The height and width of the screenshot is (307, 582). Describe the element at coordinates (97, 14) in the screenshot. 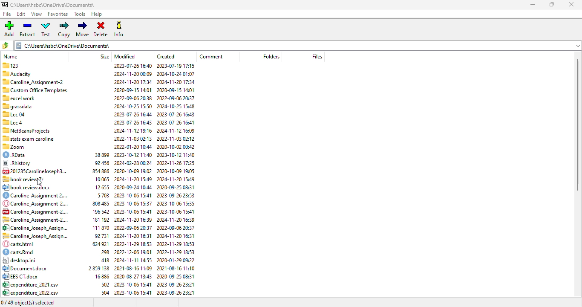

I see `help` at that location.